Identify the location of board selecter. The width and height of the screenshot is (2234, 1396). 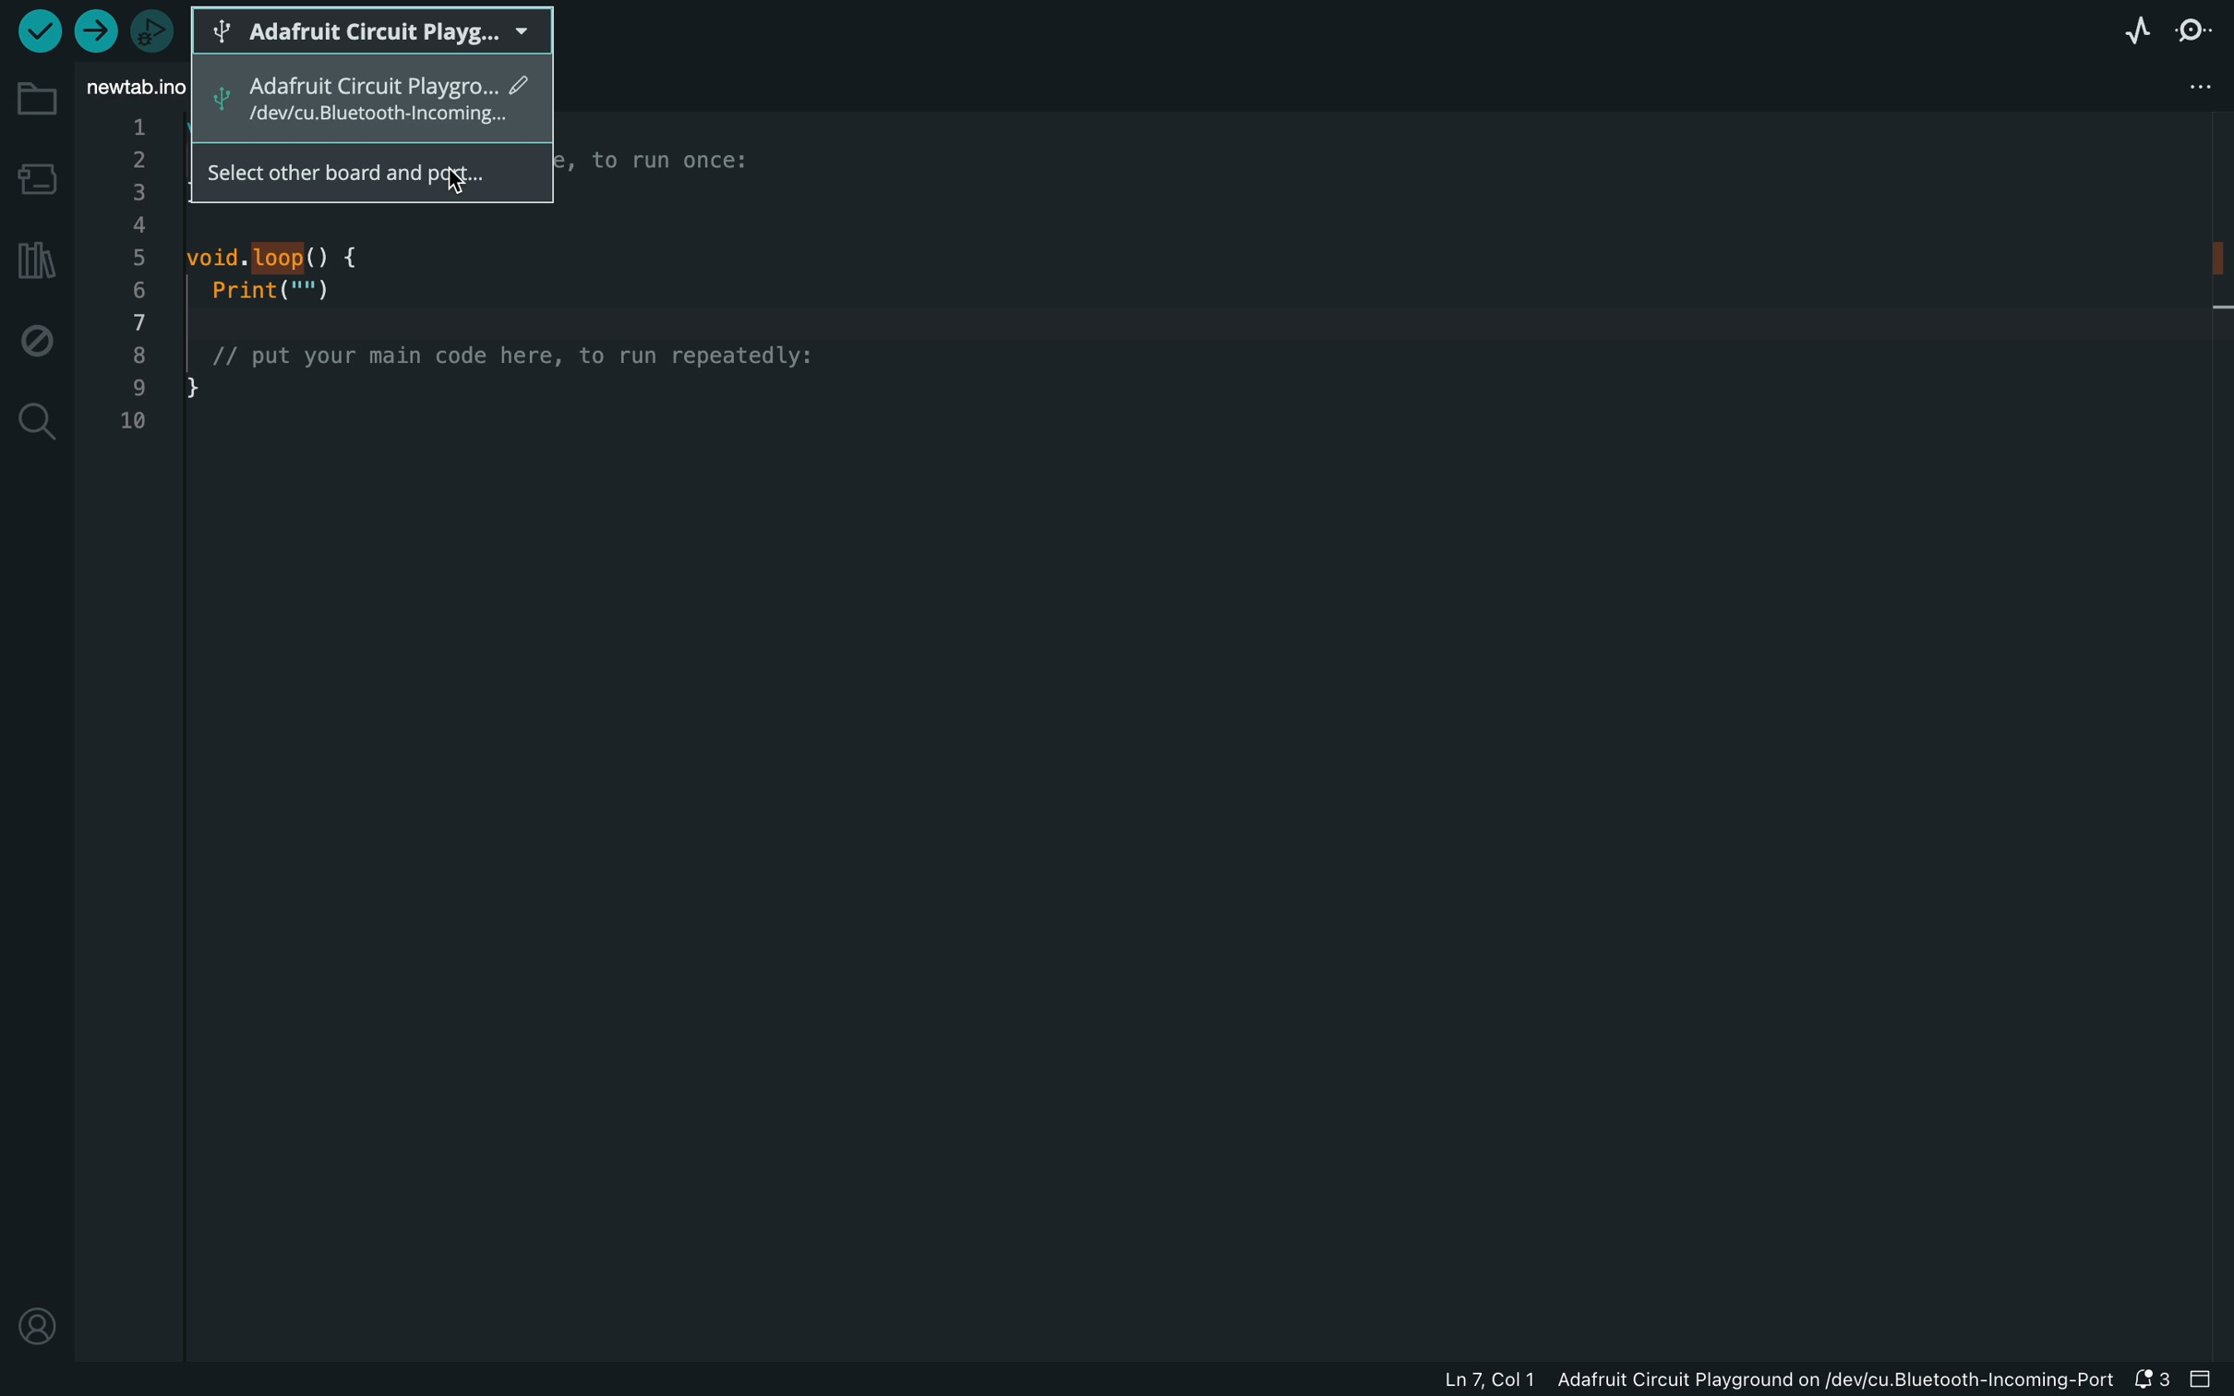
(369, 27).